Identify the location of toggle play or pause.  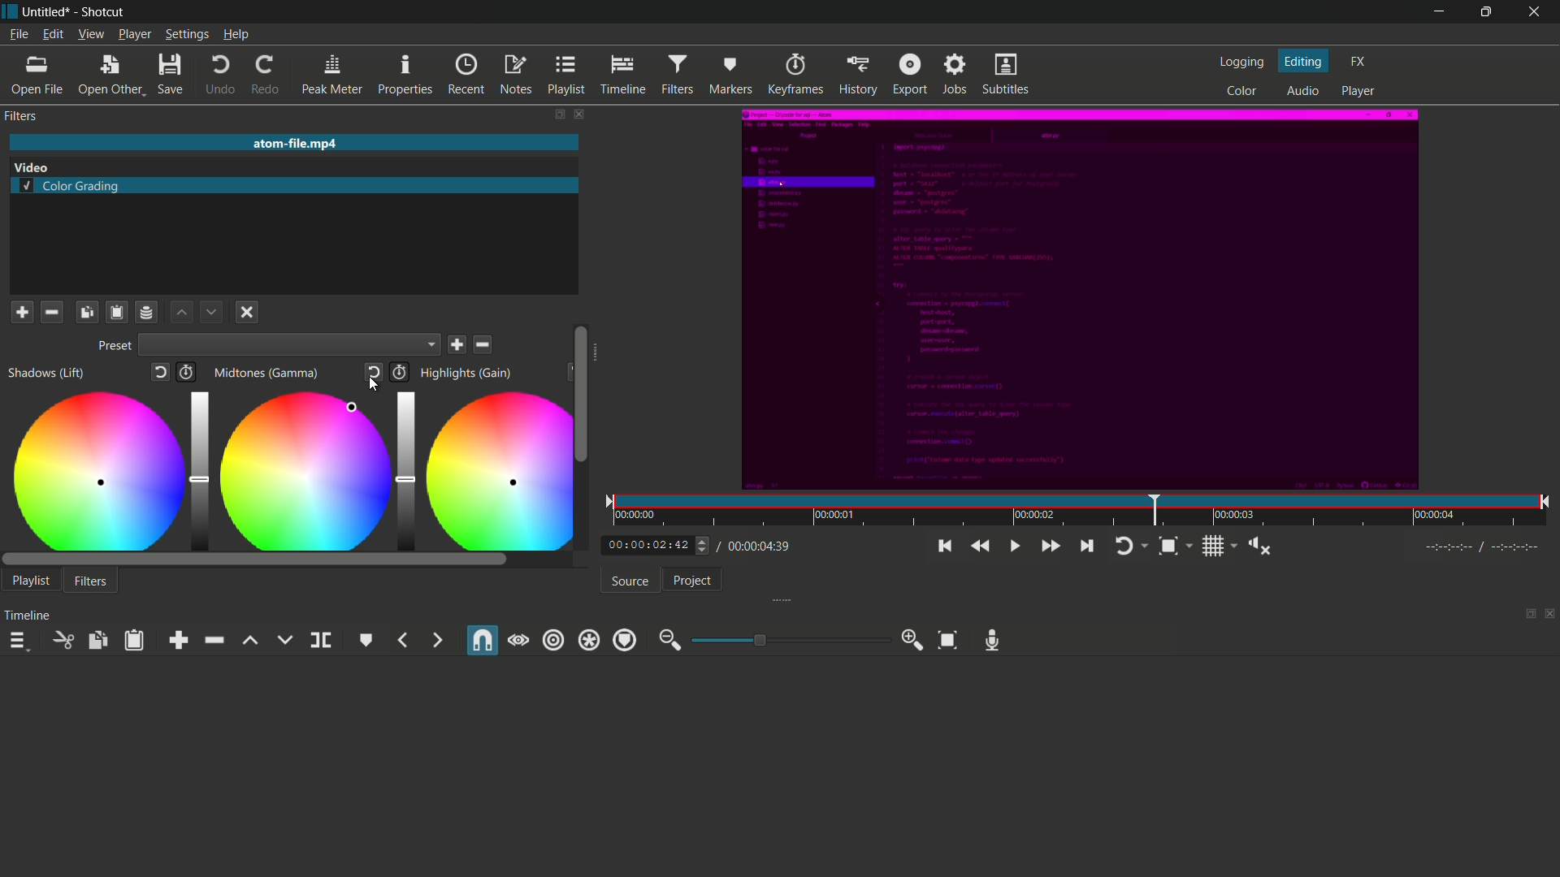
(1016, 547).